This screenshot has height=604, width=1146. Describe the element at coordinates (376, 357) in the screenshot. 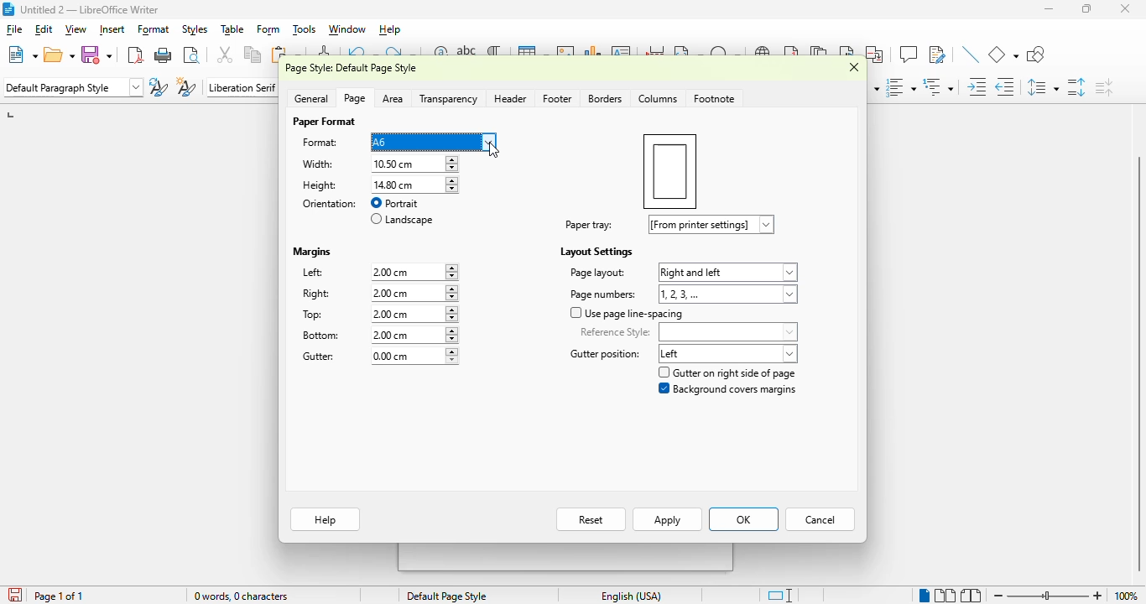

I see `gutter: 0.00 cm` at that location.